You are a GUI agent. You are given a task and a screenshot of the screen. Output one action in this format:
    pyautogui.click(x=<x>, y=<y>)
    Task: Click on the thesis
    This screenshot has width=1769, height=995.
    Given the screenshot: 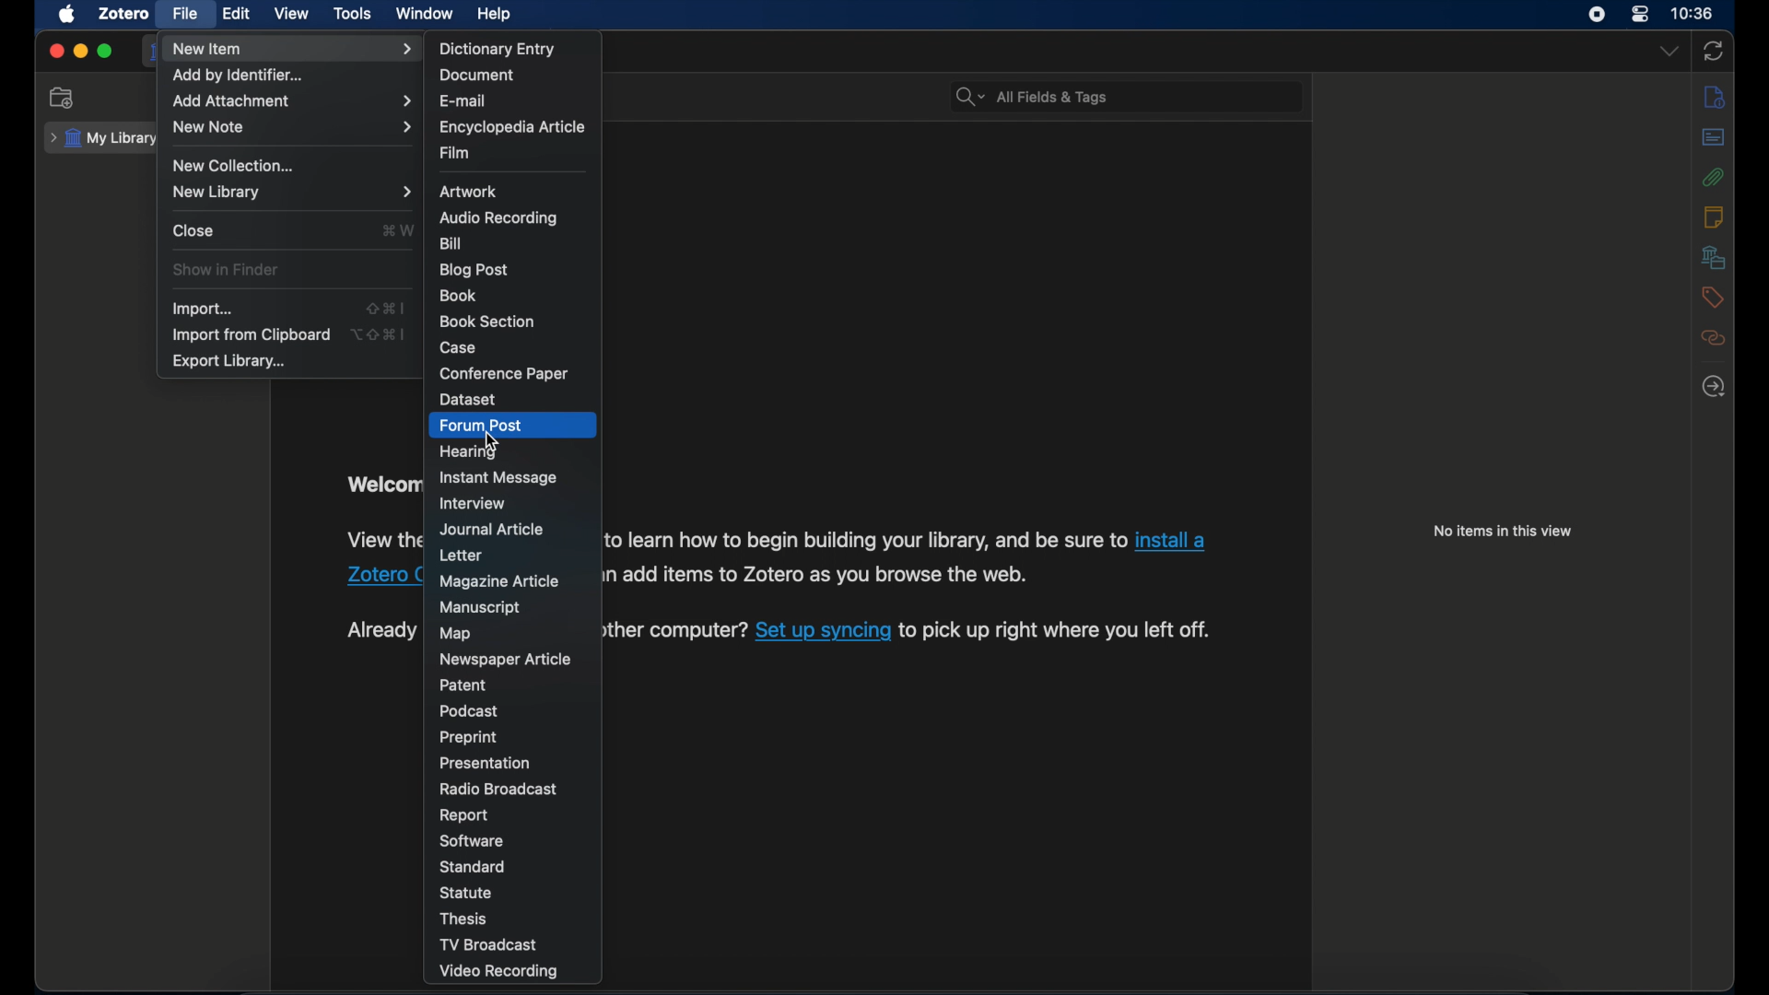 What is the action you would take?
    pyautogui.click(x=465, y=919)
    